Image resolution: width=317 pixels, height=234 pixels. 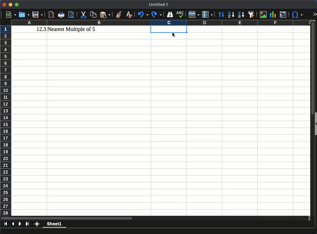 I want to click on clone formatting, so click(x=118, y=15).